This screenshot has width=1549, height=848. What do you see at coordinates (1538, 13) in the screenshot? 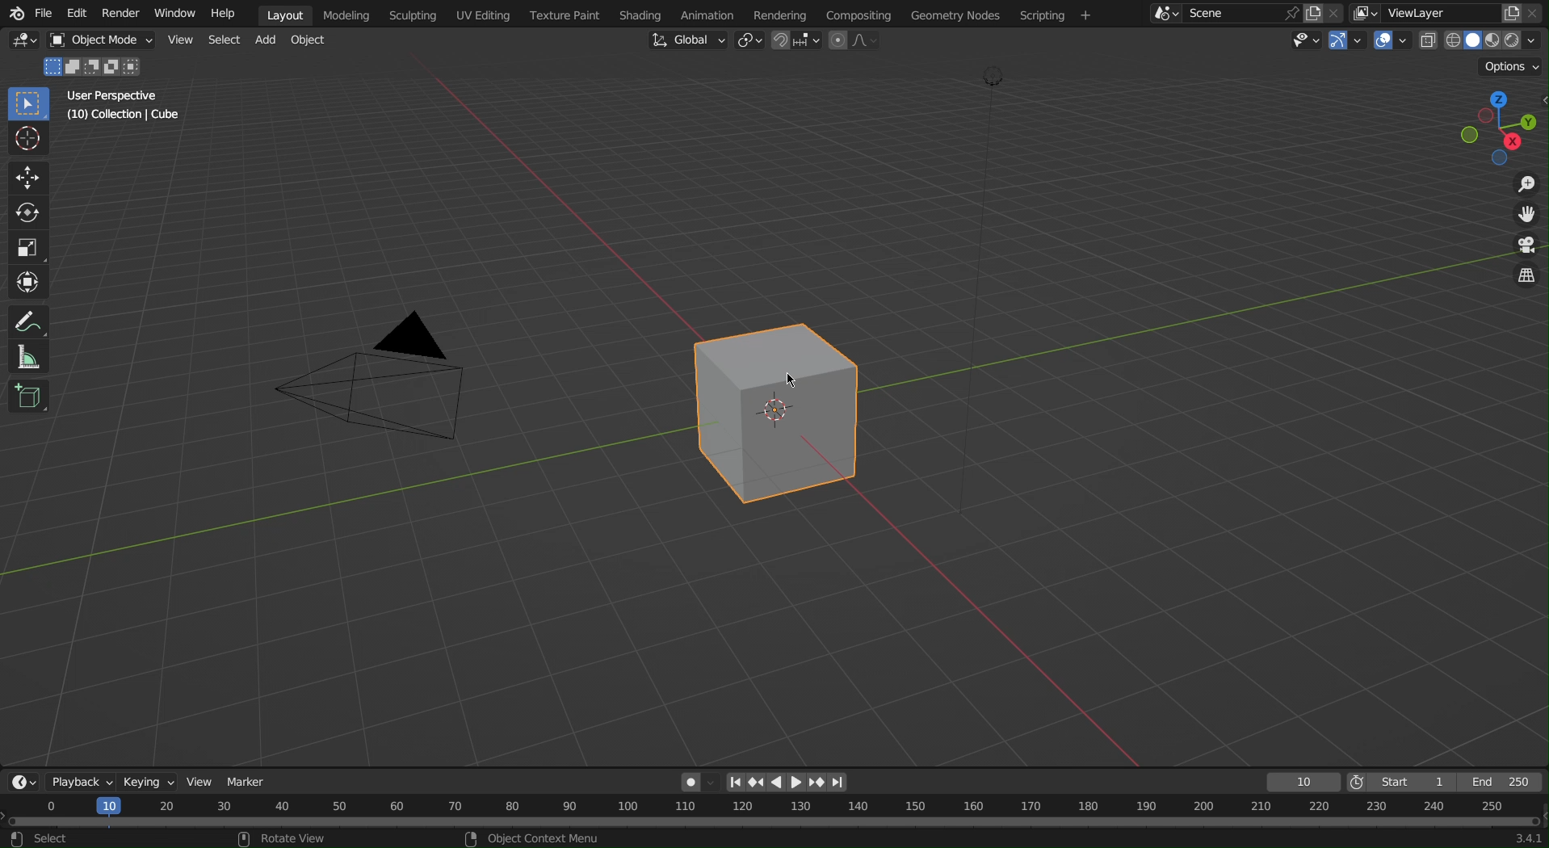
I see `Close` at bounding box center [1538, 13].